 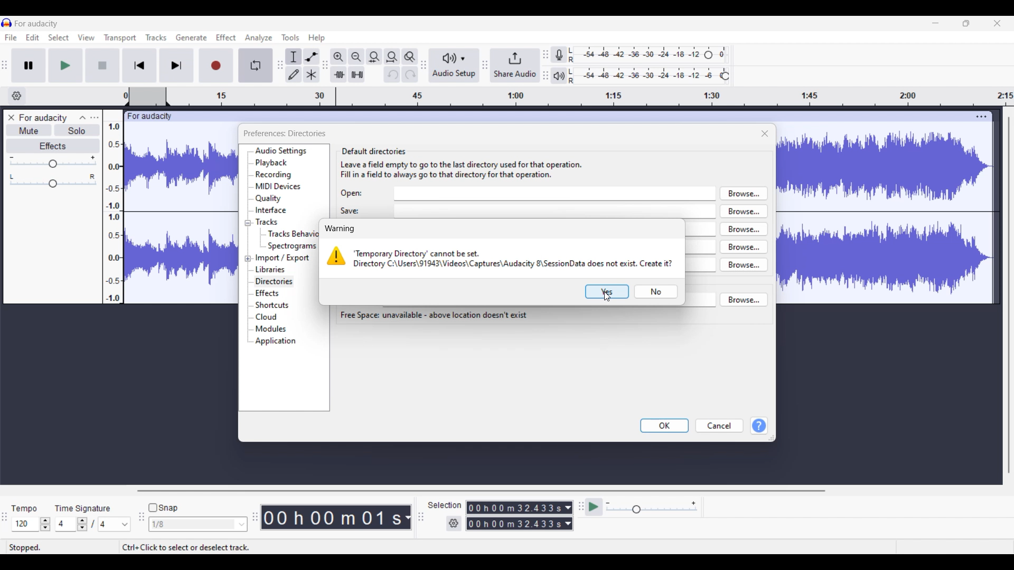 I want to click on Audio setup, so click(x=454, y=65).